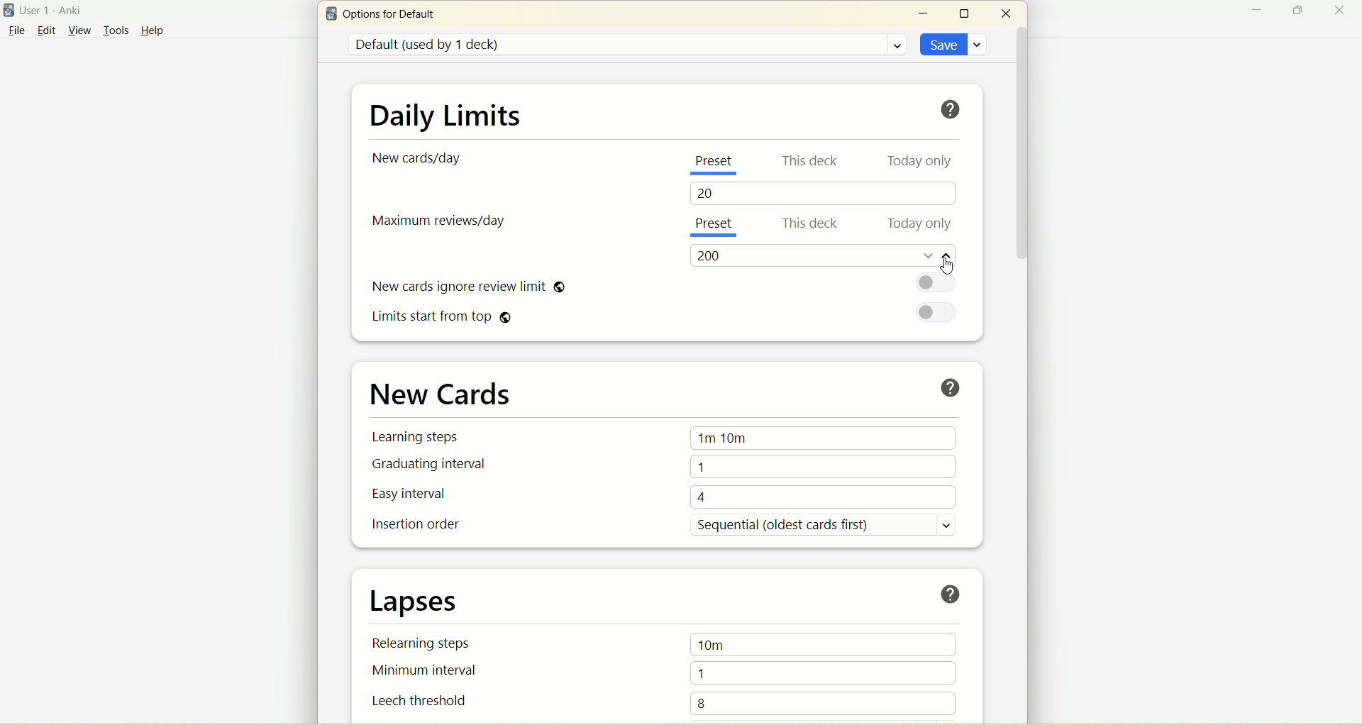  I want to click on User1-Anki, so click(60, 9).